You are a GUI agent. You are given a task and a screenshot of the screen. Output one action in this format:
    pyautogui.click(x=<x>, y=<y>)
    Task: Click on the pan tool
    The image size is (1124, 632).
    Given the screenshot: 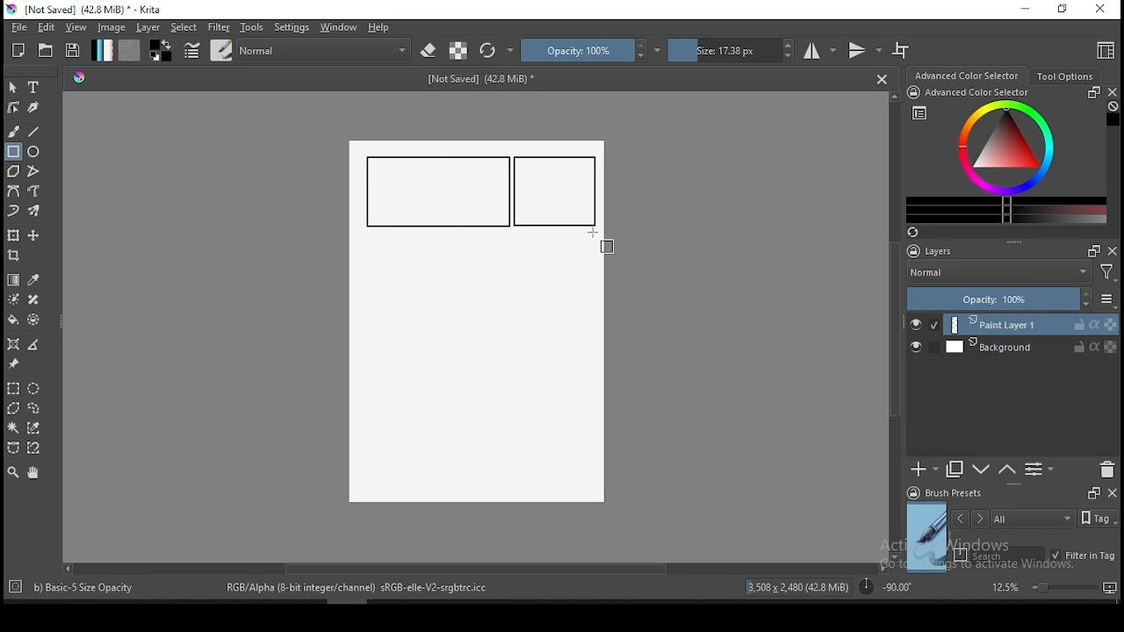 What is the action you would take?
    pyautogui.click(x=32, y=473)
    